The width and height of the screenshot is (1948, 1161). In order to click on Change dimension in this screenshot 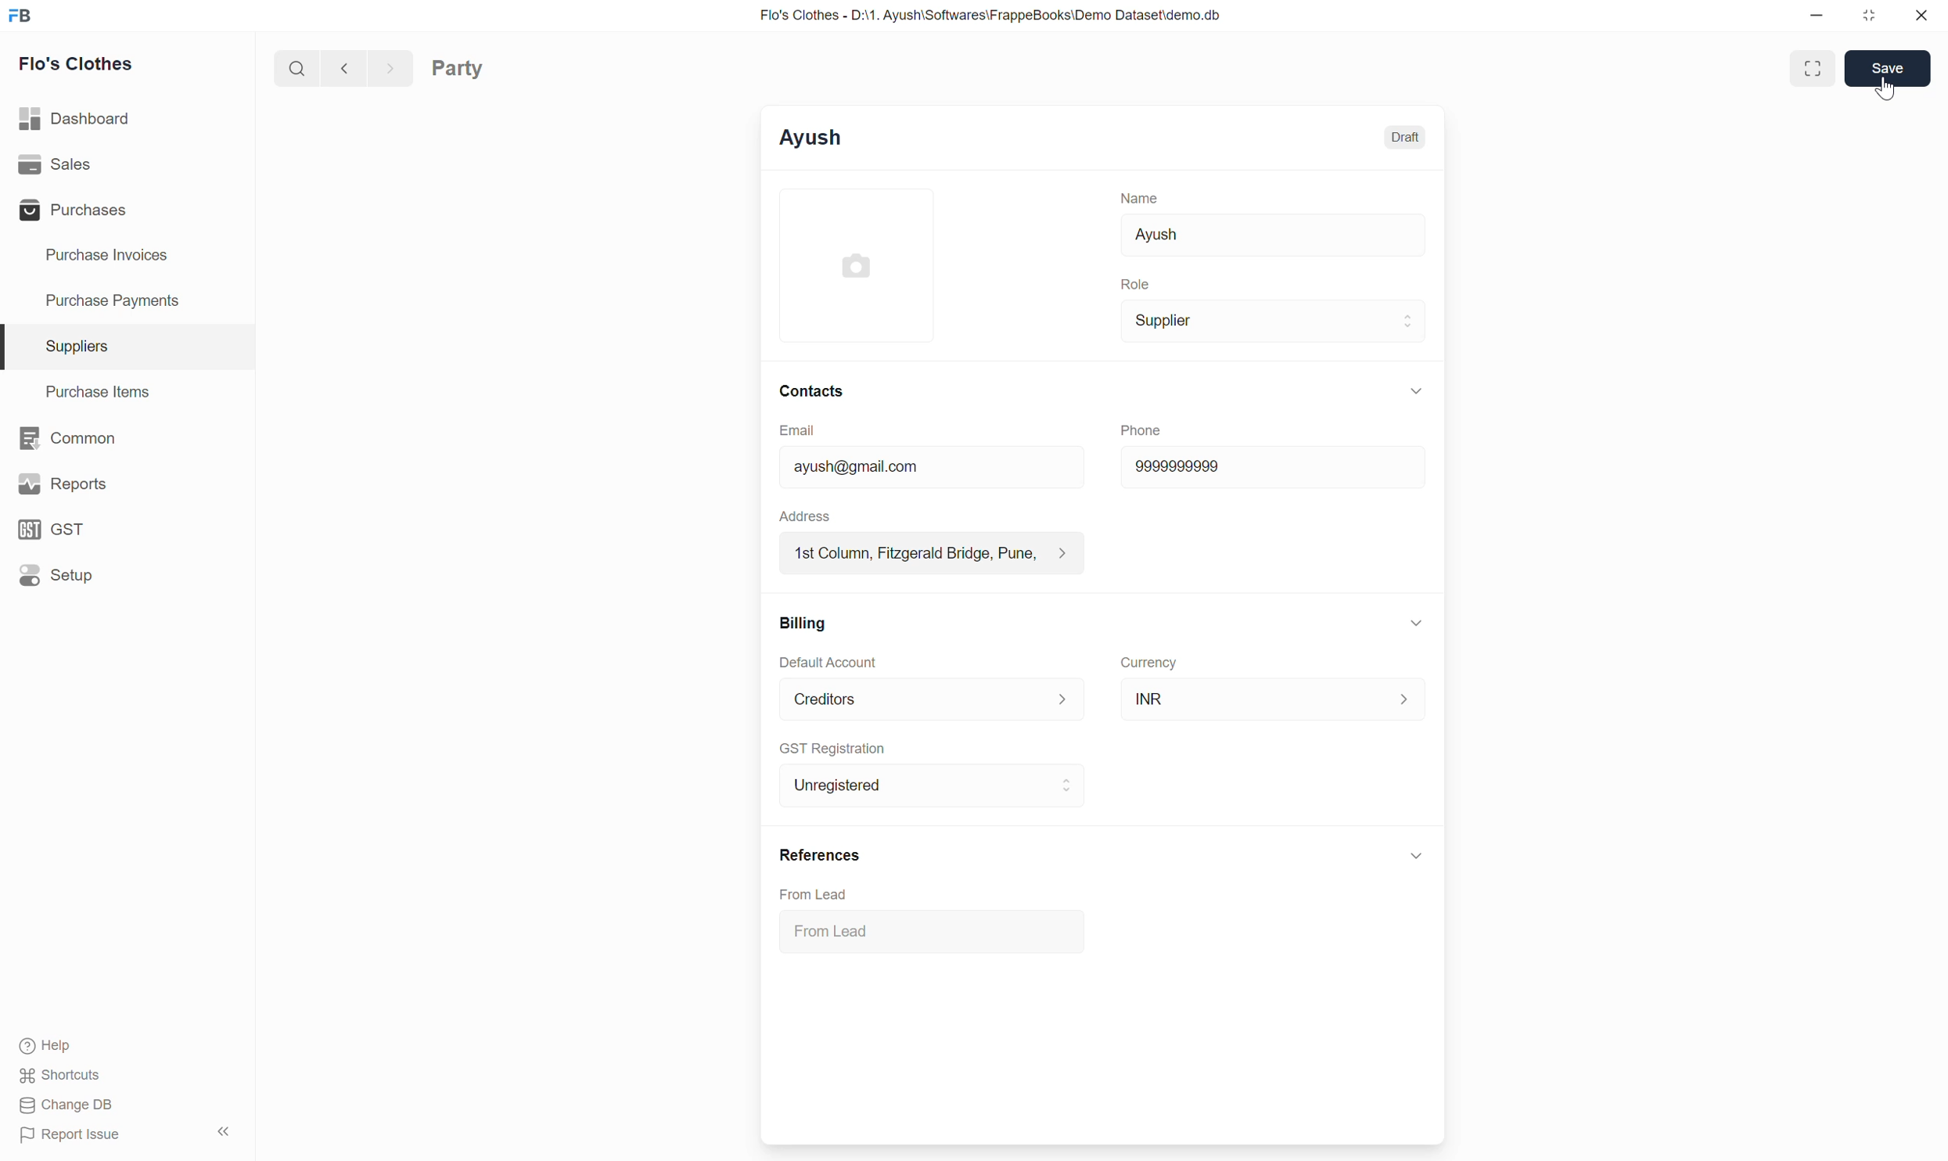, I will do `click(1869, 16)`.